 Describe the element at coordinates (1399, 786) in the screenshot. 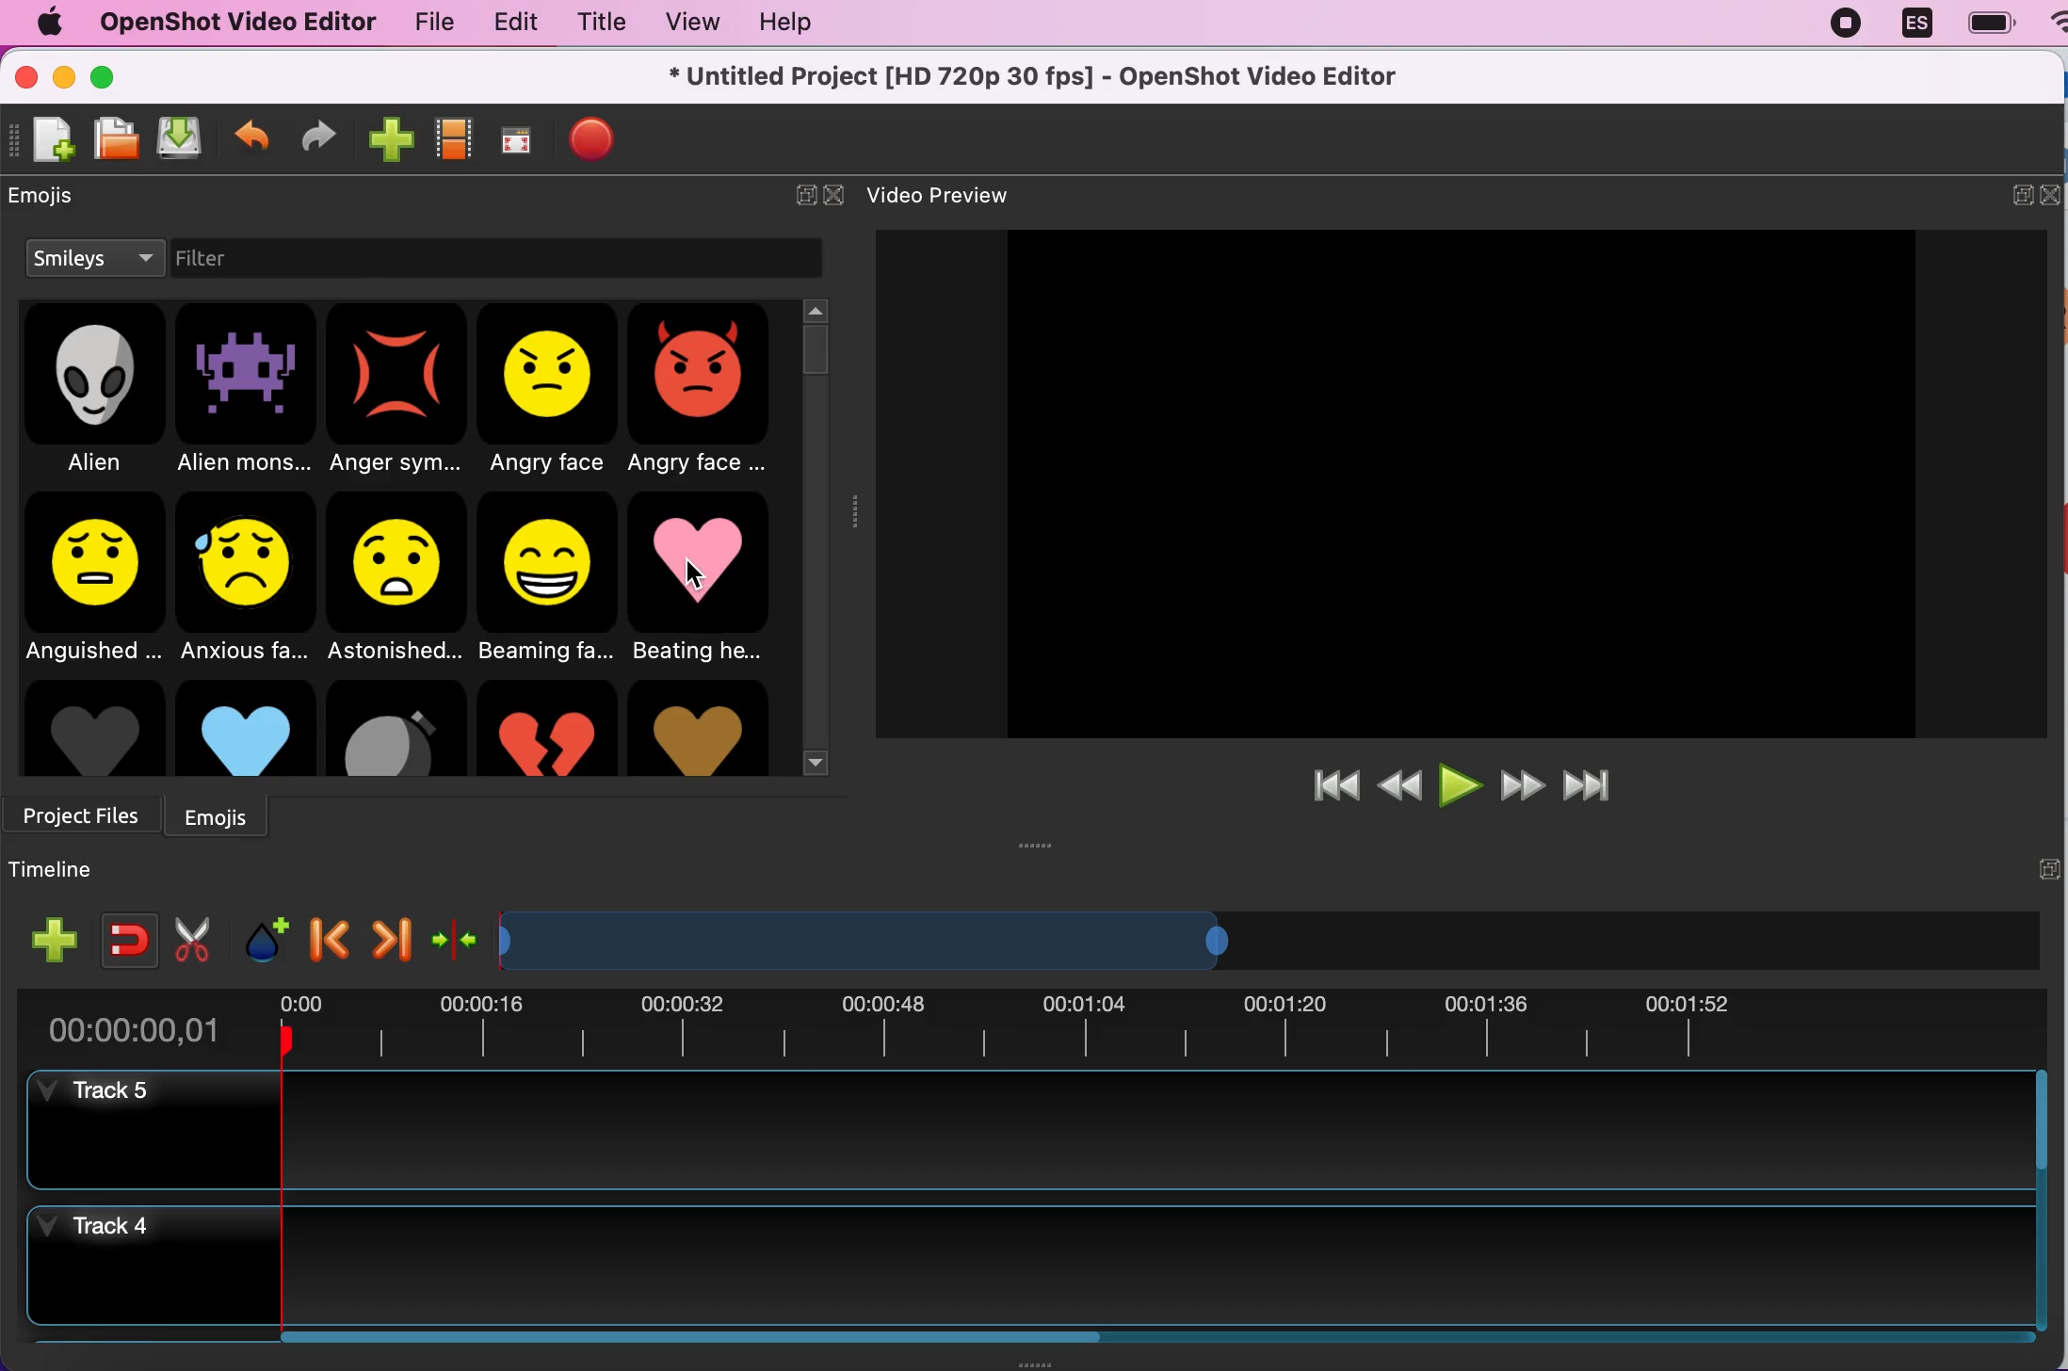

I see `rewind` at that location.